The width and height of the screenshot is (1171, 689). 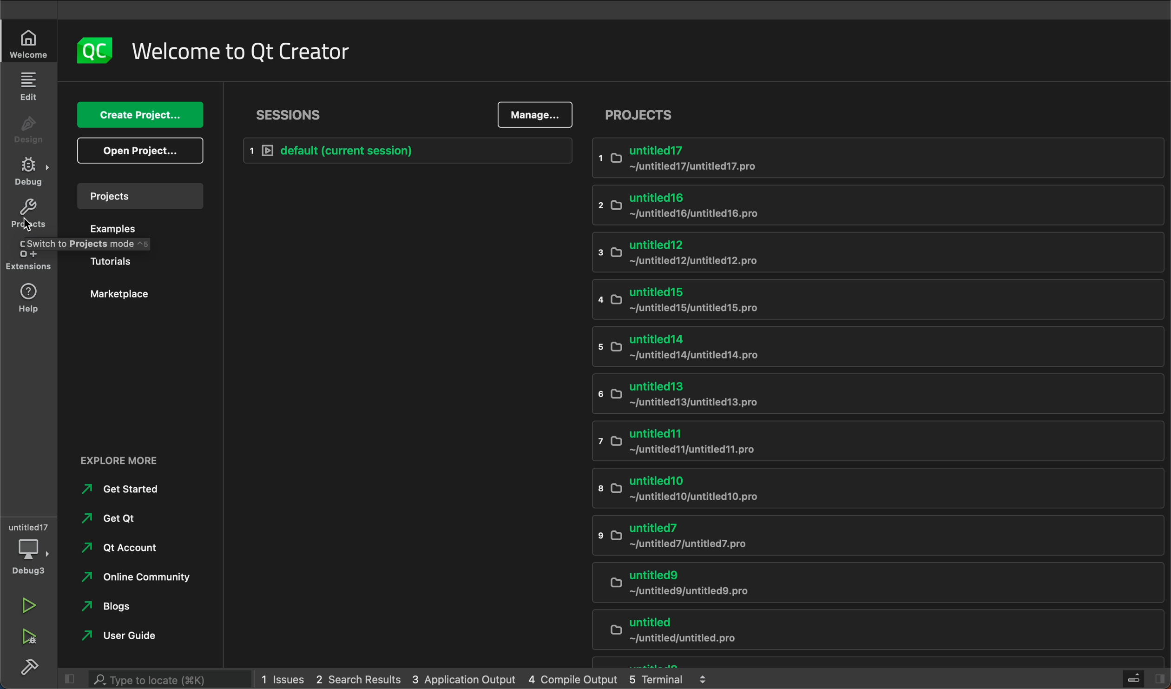 What do you see at coordinates (408, 151) in the screenshot?
I see `default` at bounding box center [408, 151].